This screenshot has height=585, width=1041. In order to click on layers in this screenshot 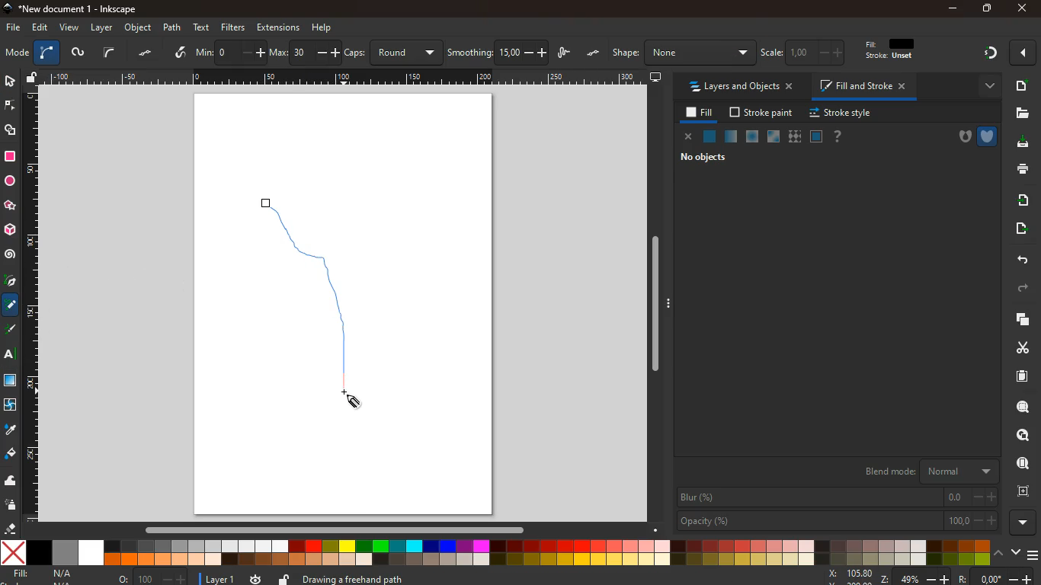, I will do `click(50, 52)`.